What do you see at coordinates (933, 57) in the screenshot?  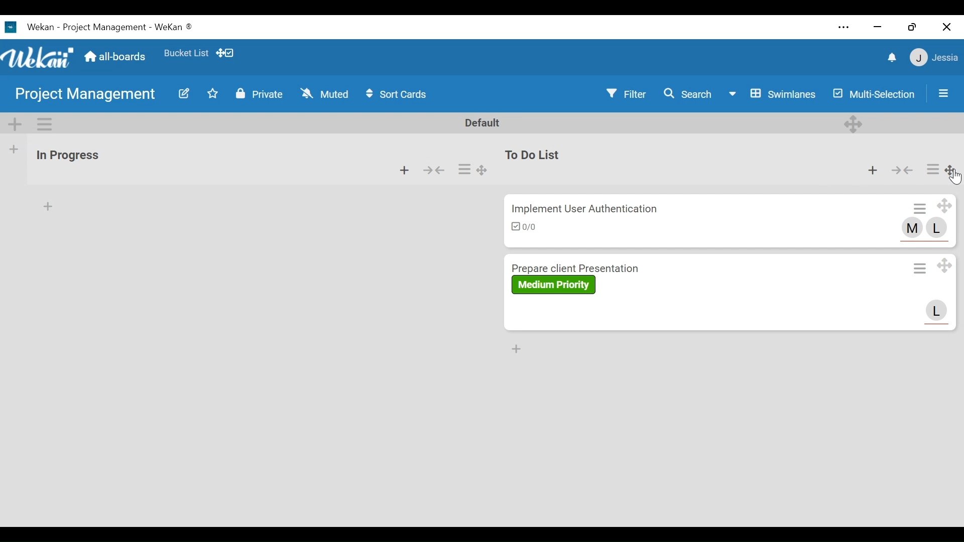 I see `member settings` at bounding box center [933, 57].